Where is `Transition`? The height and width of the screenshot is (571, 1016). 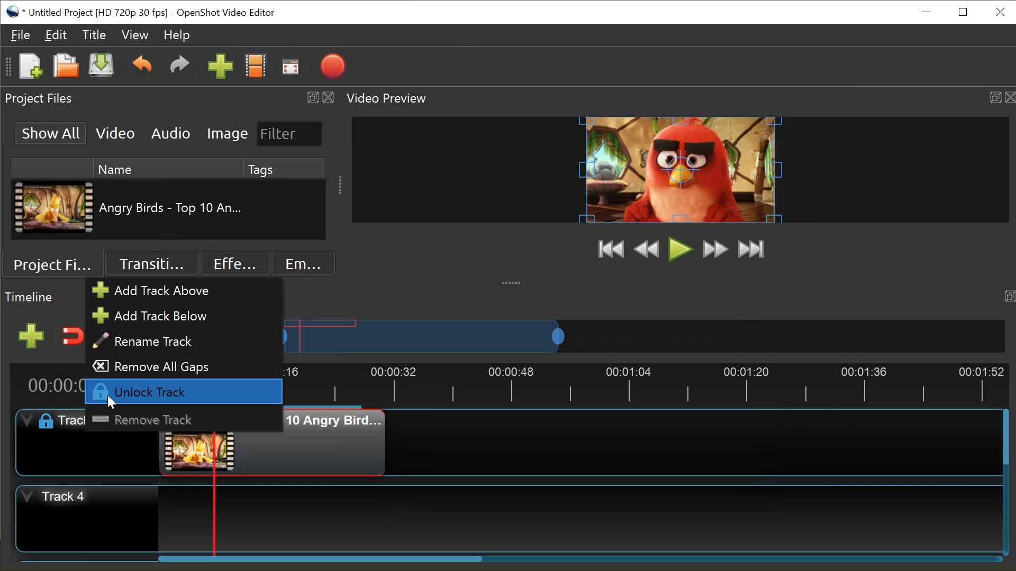
Transition is located at coordinates (151, 263).